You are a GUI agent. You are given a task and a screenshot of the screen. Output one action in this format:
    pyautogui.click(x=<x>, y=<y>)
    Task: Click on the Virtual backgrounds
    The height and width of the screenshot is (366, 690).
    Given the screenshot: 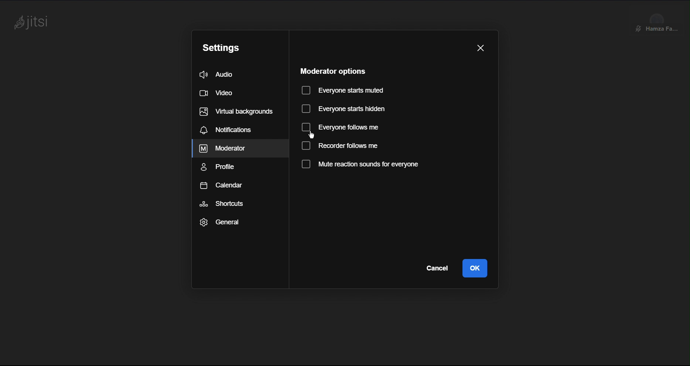 What is the action you would take?
    pyautogui.click(x=235, y=111)
    